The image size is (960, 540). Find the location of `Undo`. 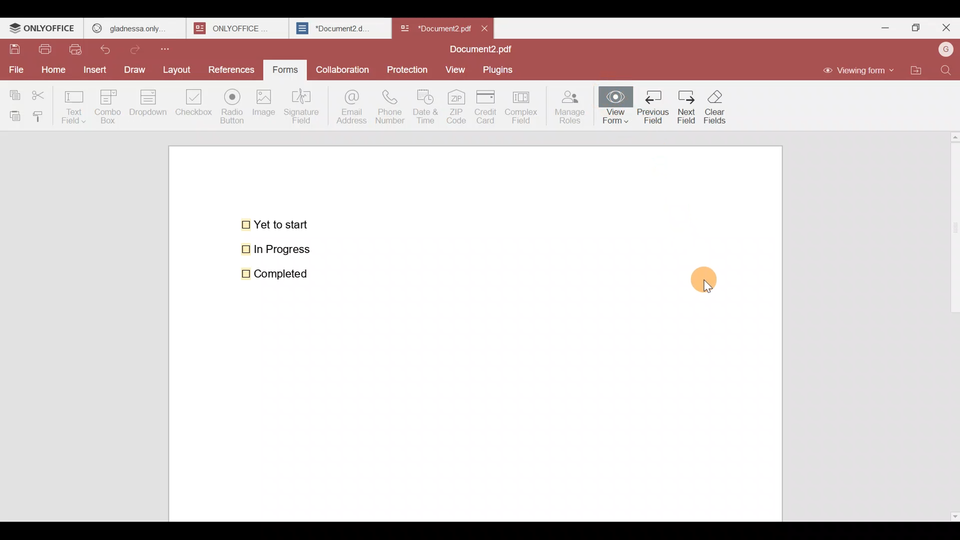

Undo is located at coordinates (110, 47).